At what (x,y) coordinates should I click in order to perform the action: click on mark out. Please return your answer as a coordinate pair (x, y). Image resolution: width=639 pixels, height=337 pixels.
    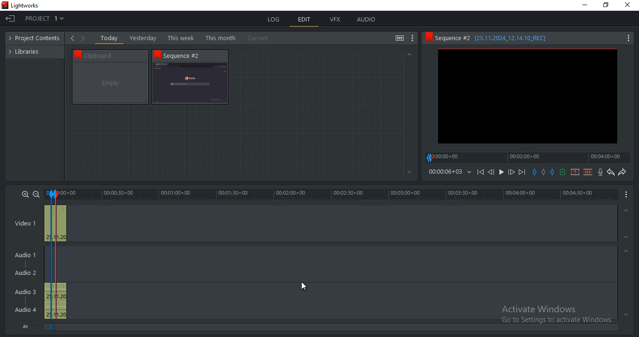
    Looking at the image, I should click on (553, 172).